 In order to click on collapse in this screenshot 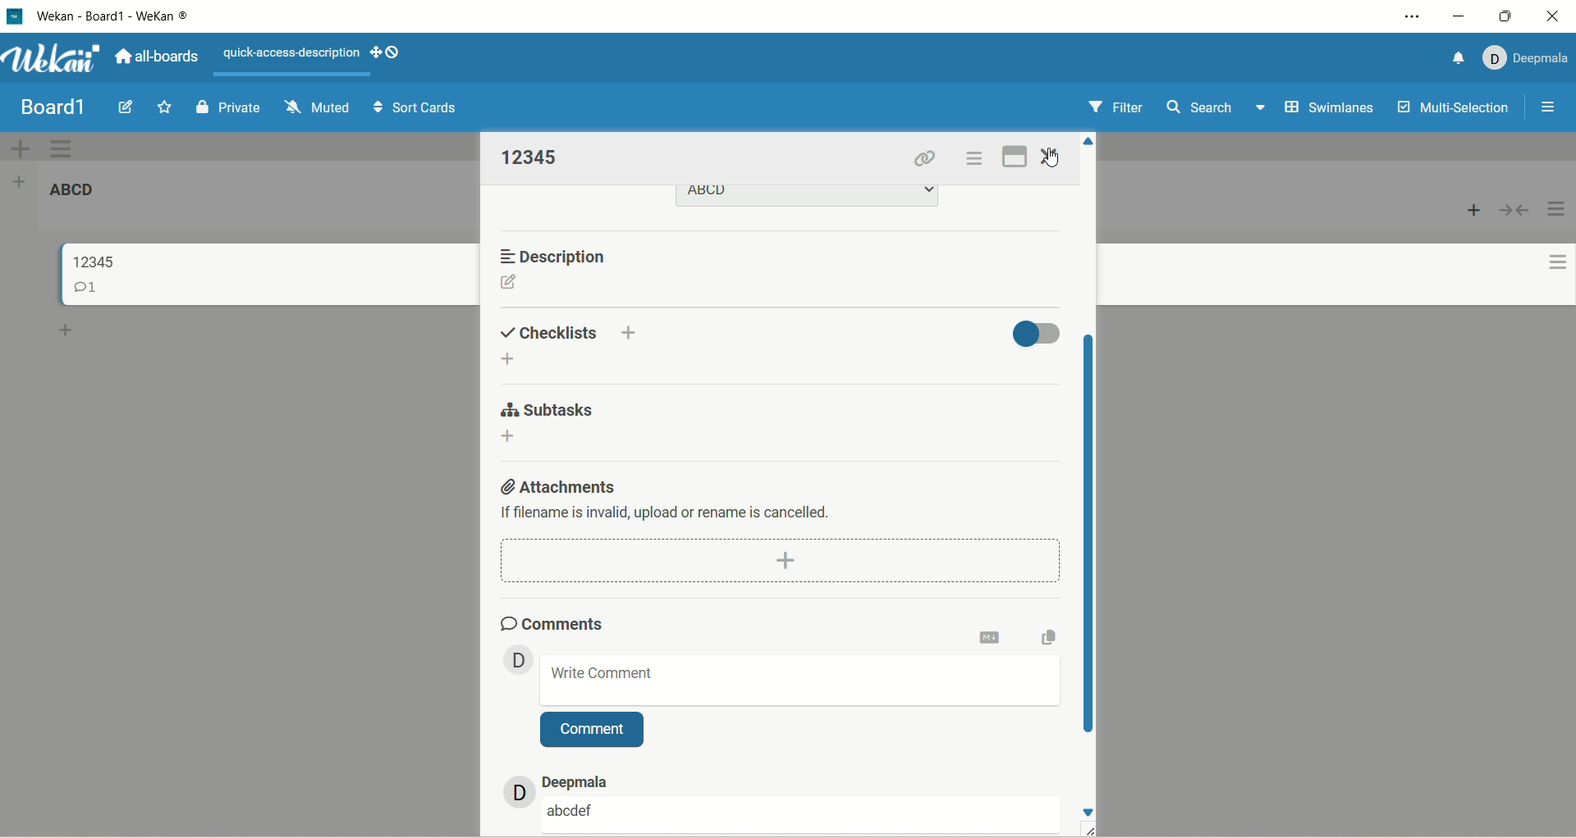, I will do `click(1513, 211)`.